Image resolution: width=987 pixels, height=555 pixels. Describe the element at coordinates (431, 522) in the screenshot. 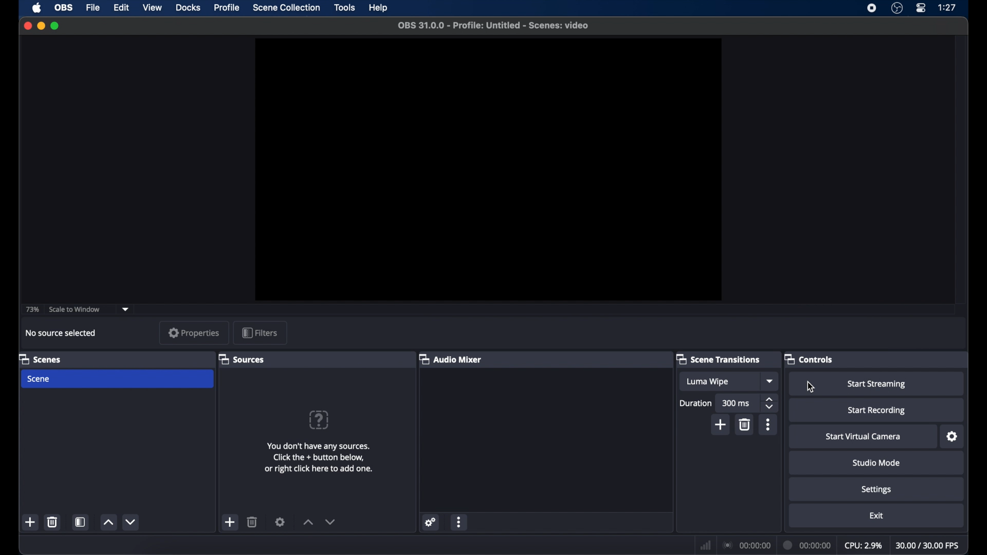

I see `settings` at that location.